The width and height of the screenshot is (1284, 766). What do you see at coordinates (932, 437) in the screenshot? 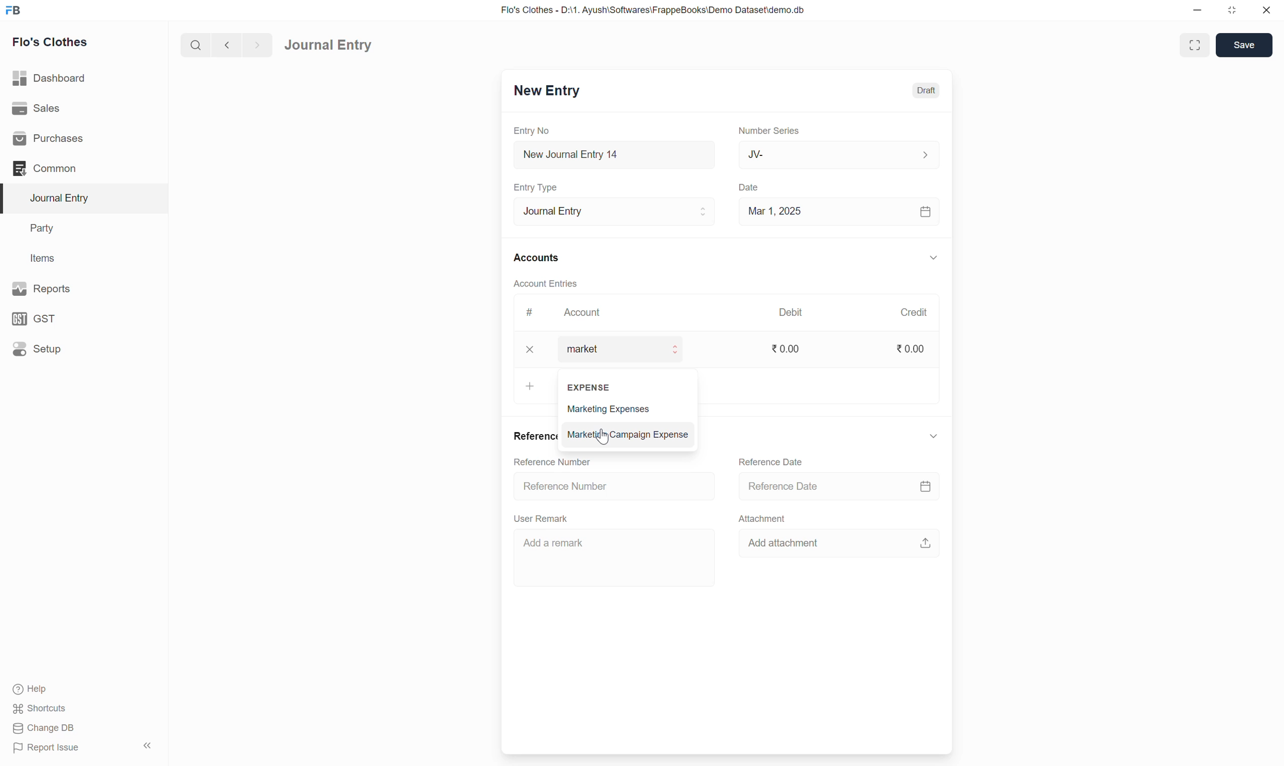
I see `down` at bounding box center [932, 437].